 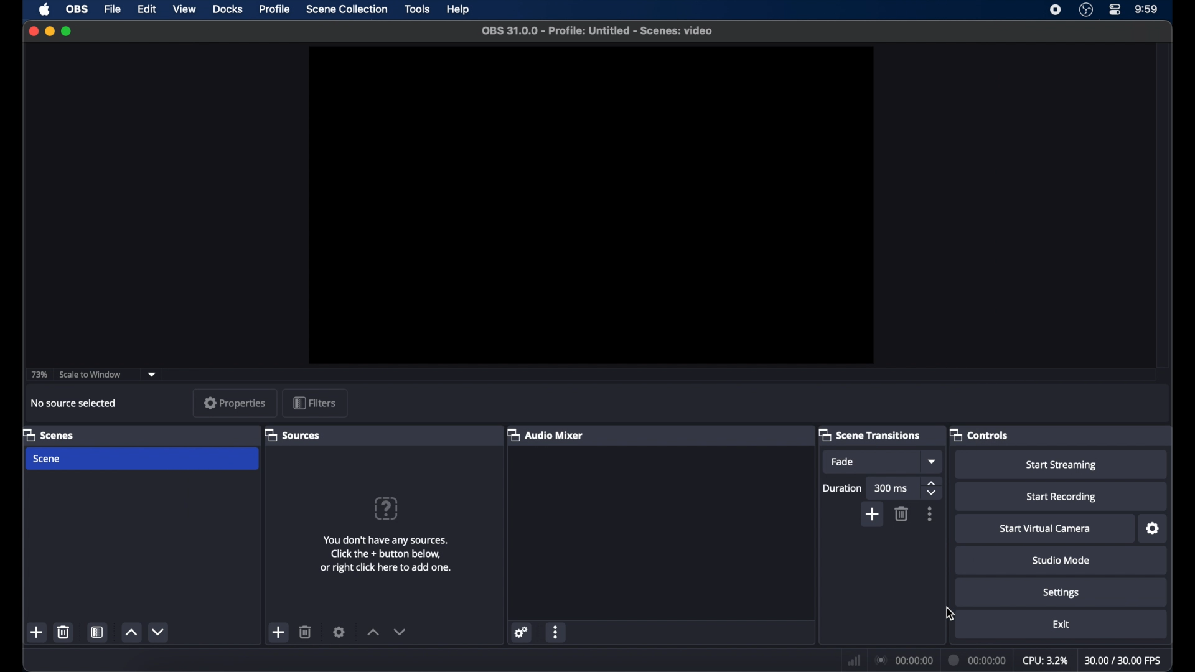 What do you see at coordinates (854, 659) in the screenshot?
I see `network` at bounding box center [854, 659].